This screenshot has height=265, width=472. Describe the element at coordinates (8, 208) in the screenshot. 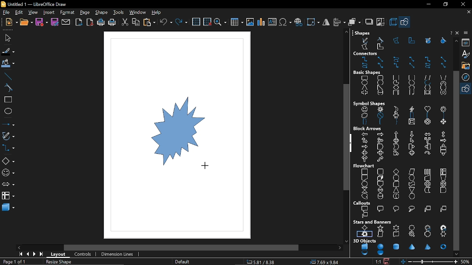

I see `3d shapes` at that location.